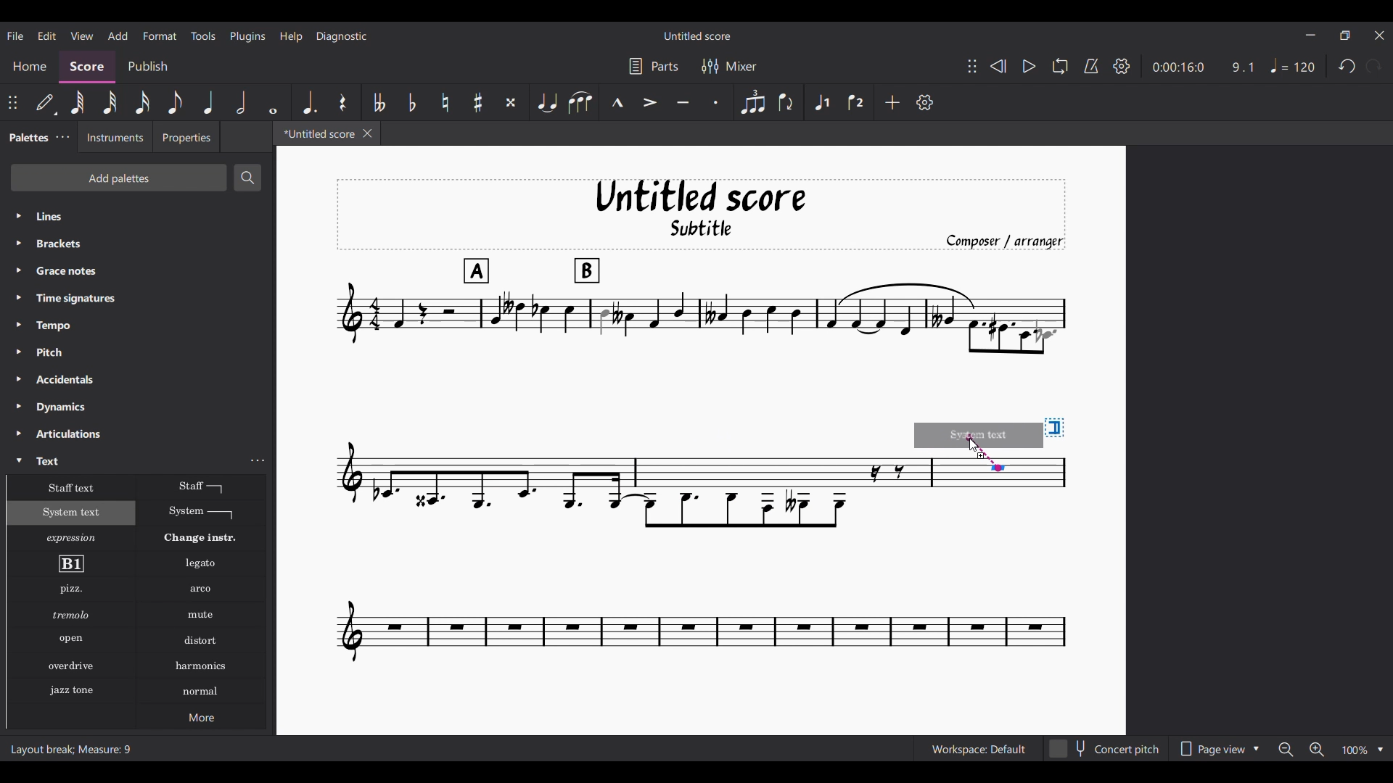 The height and width of the screenshot is (783, 1393). What do you see at coordinates (291, 36) in the screenshot?
I see `Help menu` at bounding box center [291, 36].